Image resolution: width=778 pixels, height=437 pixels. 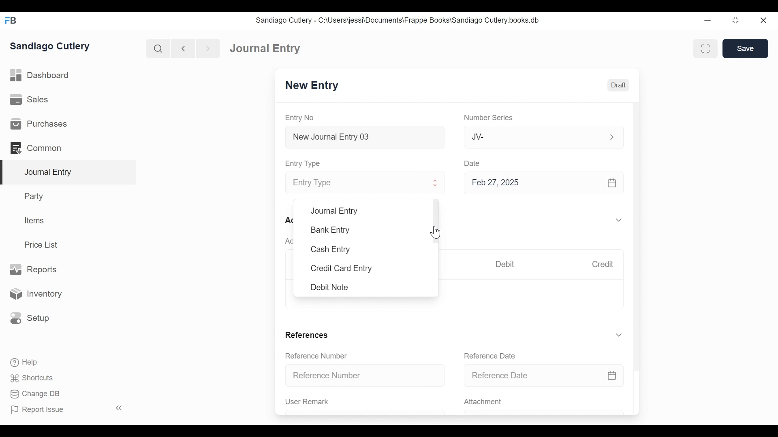 I want to click on Debit Note, so click(x=332, y=288).